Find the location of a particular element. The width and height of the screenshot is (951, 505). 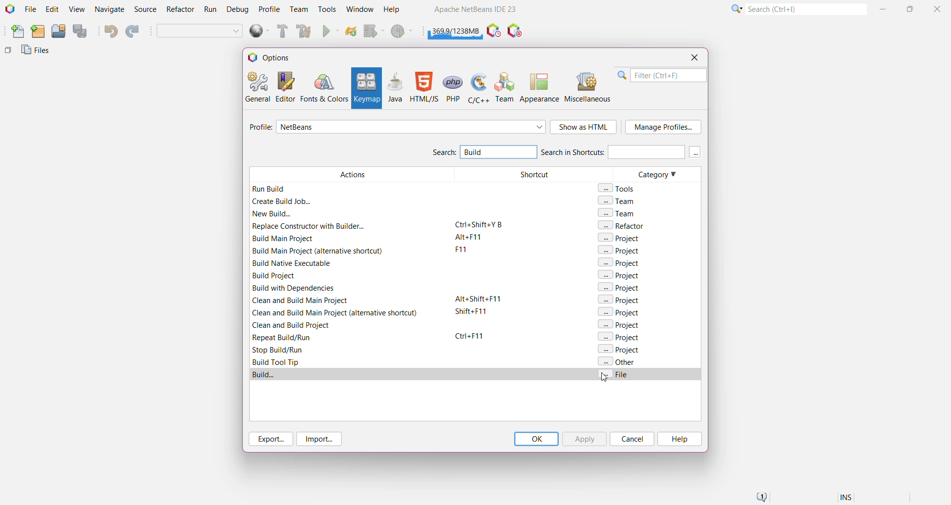

Debug  is located at coordinates (236, 10).